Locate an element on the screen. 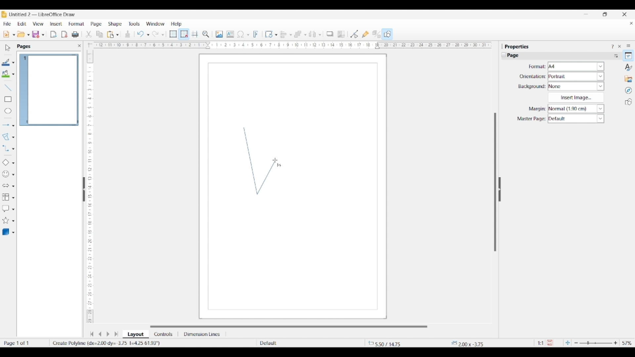 The image size is (635, 357). Close interface is located at coordinates (624, 14).